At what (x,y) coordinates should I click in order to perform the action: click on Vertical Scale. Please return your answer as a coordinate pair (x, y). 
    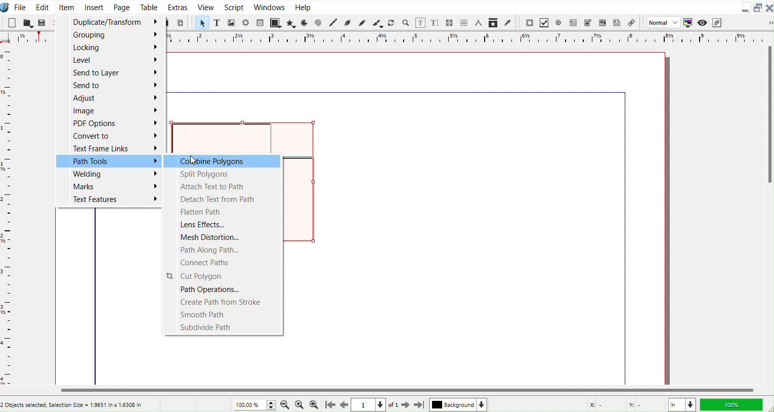
    Looking at the image, I should click on (463, 39).